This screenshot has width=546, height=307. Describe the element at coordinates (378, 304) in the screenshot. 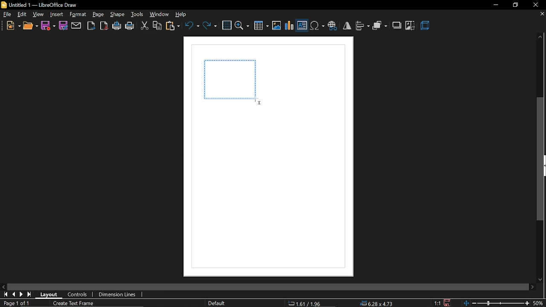

I see `position` at that location.